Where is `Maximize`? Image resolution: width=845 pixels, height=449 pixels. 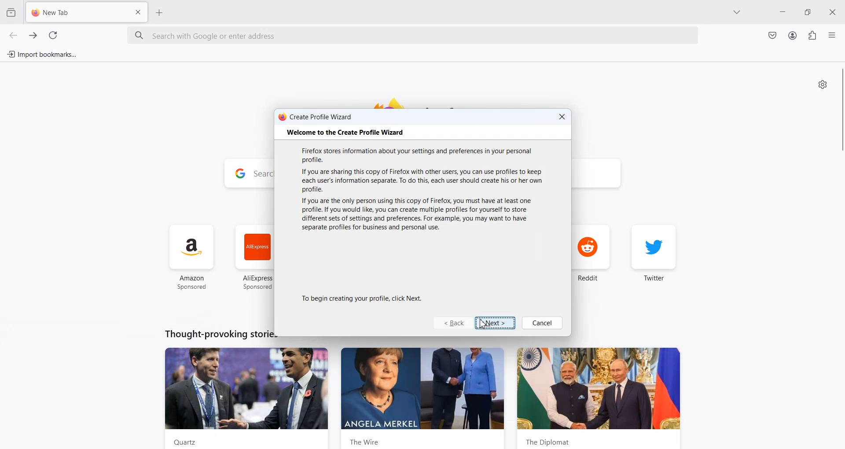
Maximize is located at coordinates (809, 12).